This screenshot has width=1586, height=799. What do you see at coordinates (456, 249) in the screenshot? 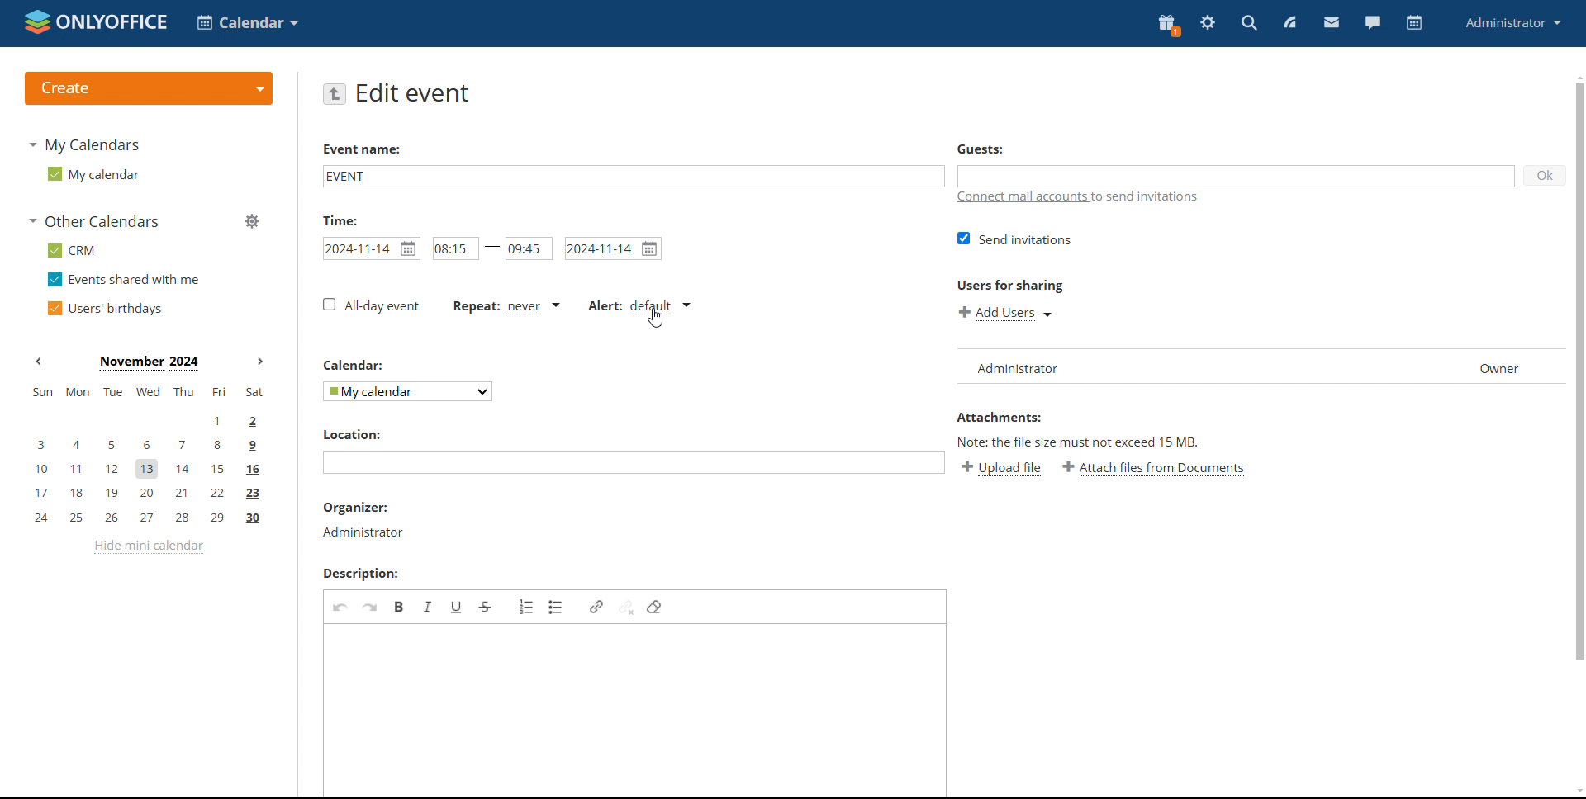
I see `start time` at bounding box center [456, 249].